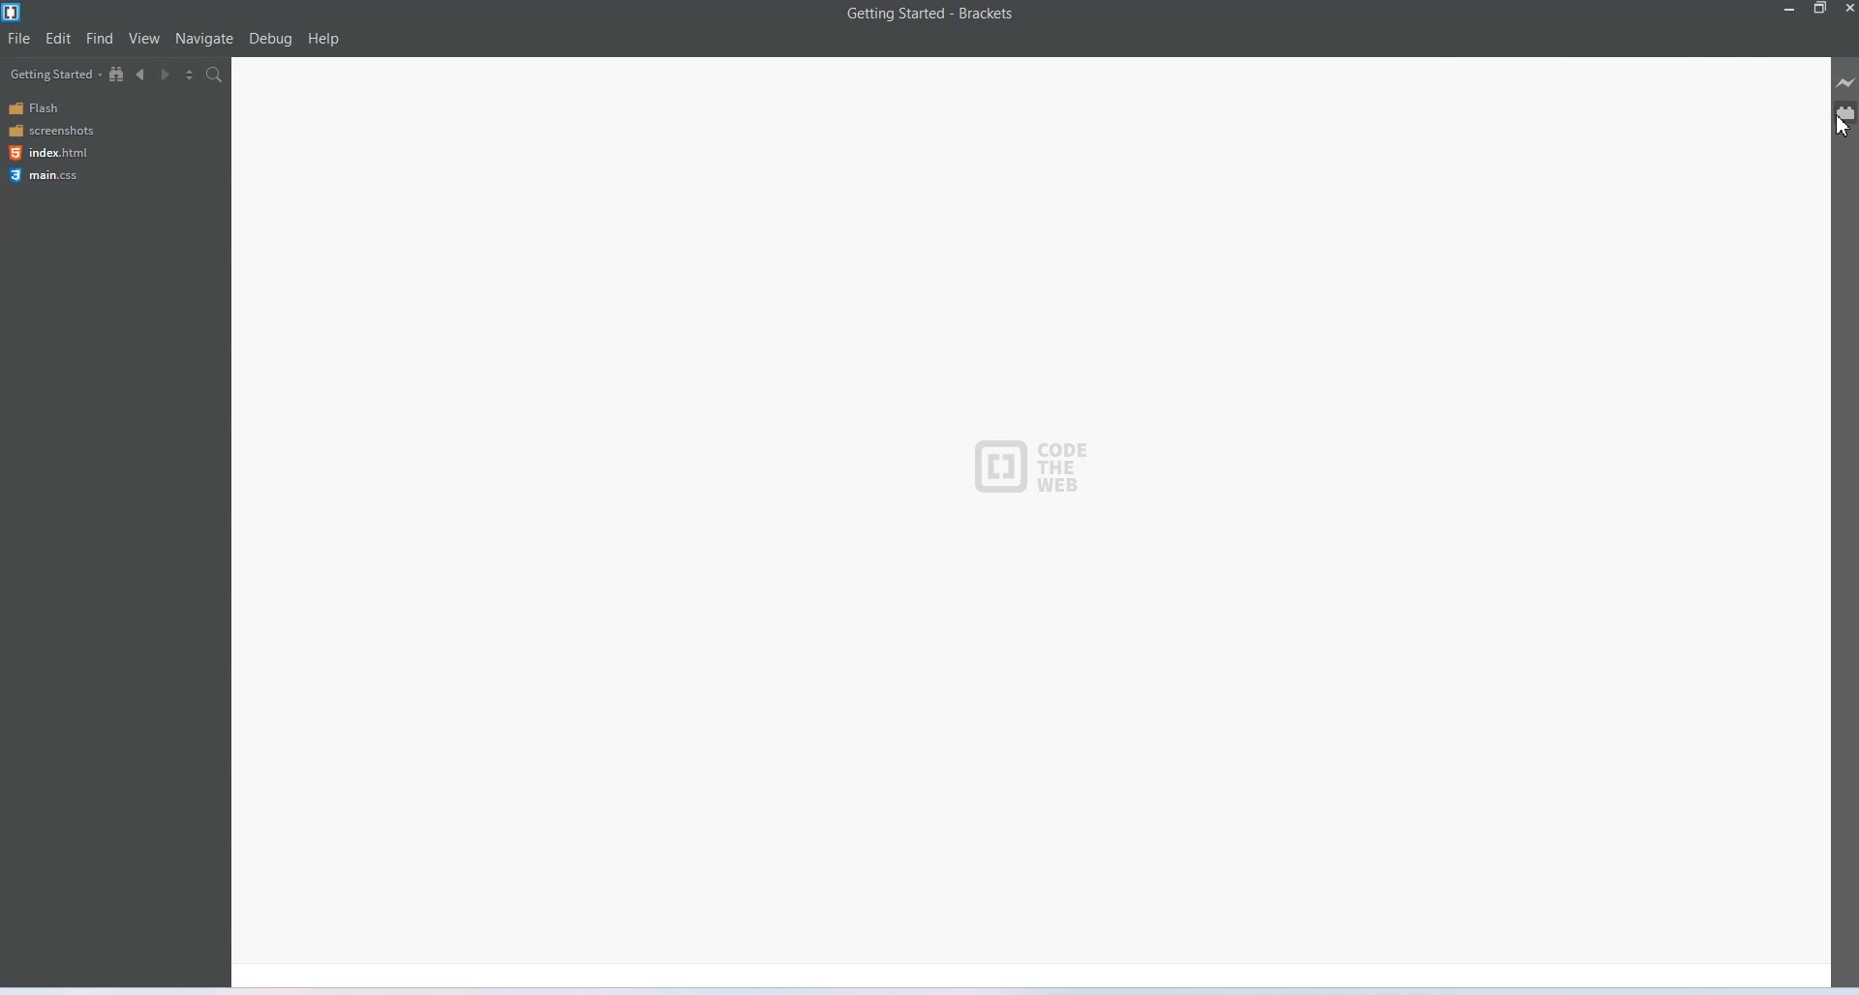 The image size is (1859, 995). I want to click on Edit, so click(60, 39).